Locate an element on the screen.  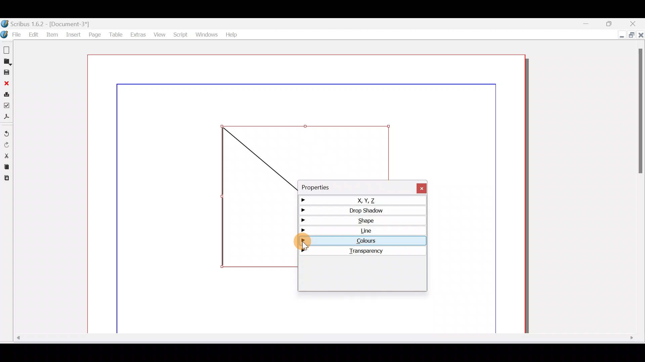
Close is located at coordinates (418, 187).